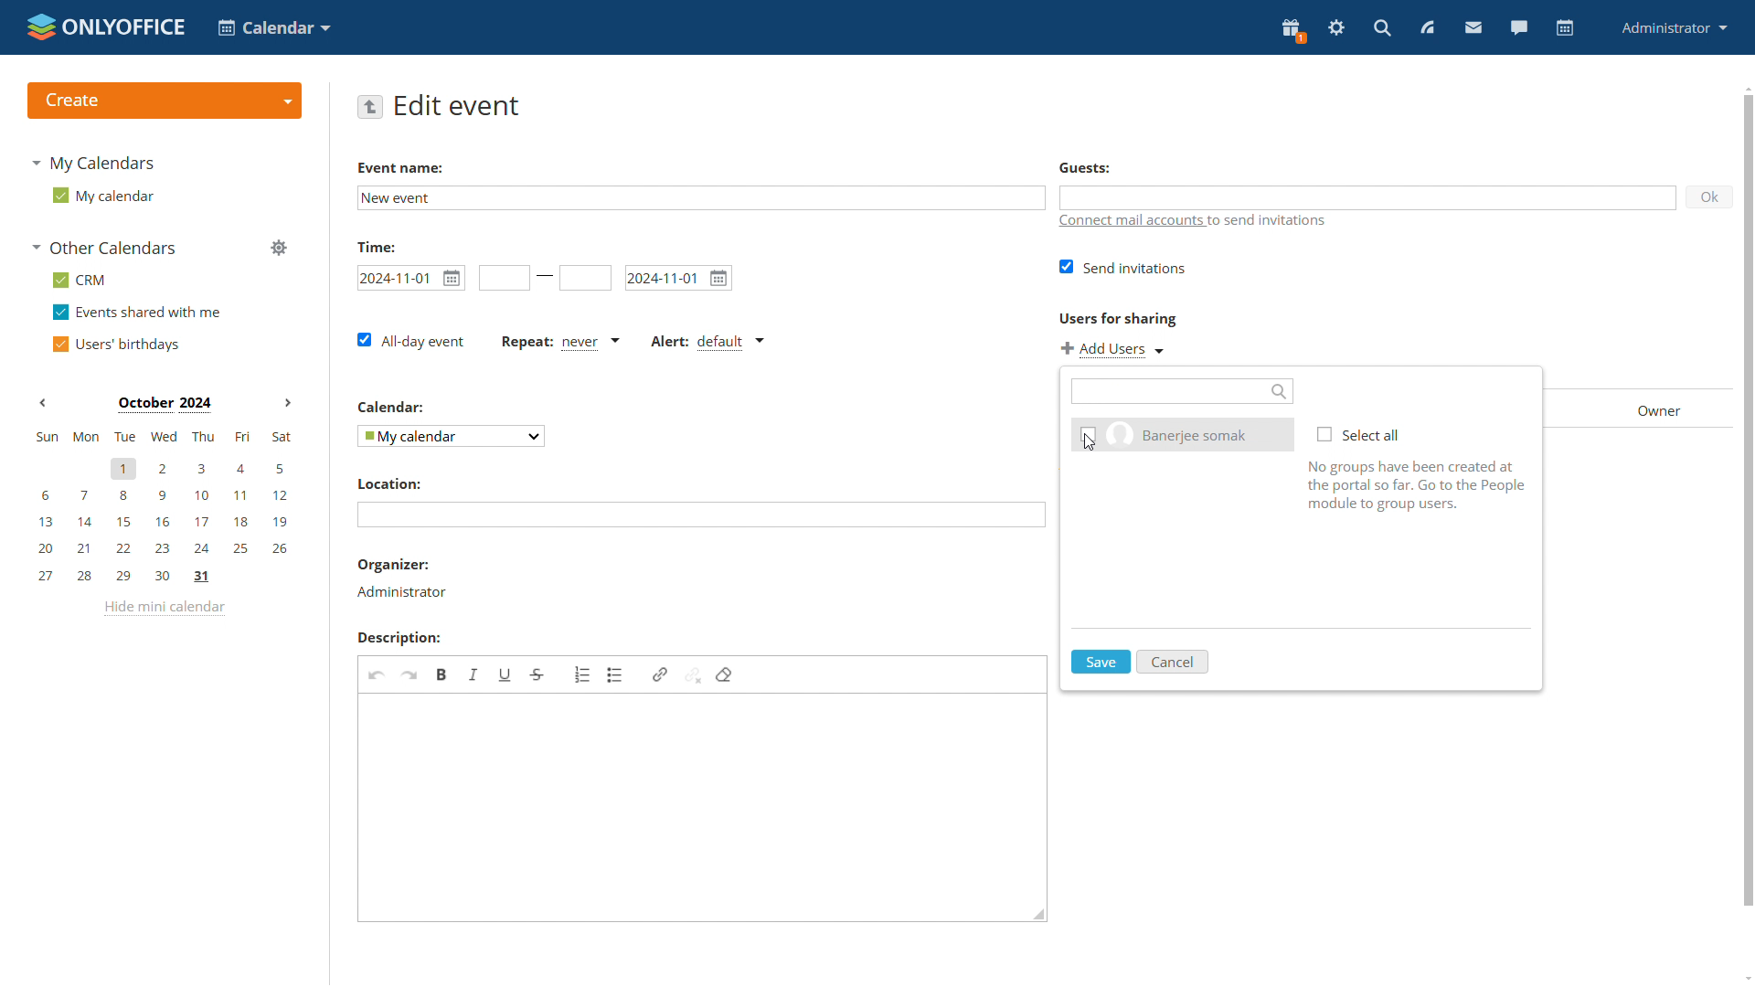  Describe the element at coordinates (80, 280) in the screenshot. I see `crm` at that location.